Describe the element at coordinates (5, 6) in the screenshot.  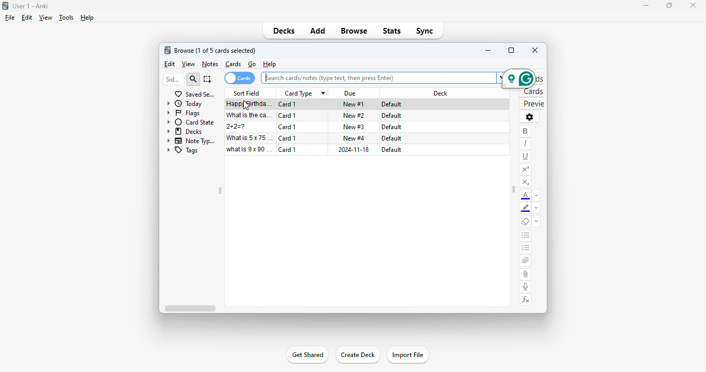
I see `logo` at that location.